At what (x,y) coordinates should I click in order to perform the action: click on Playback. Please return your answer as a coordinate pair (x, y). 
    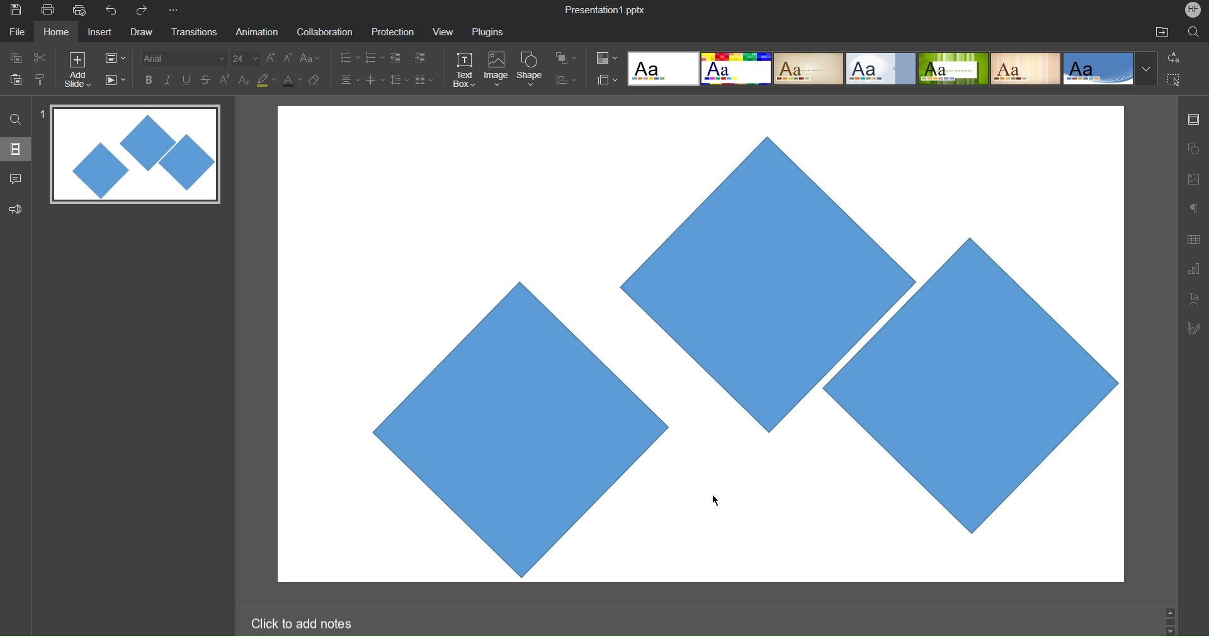
    Looking at the image, I should click on (115, 81).